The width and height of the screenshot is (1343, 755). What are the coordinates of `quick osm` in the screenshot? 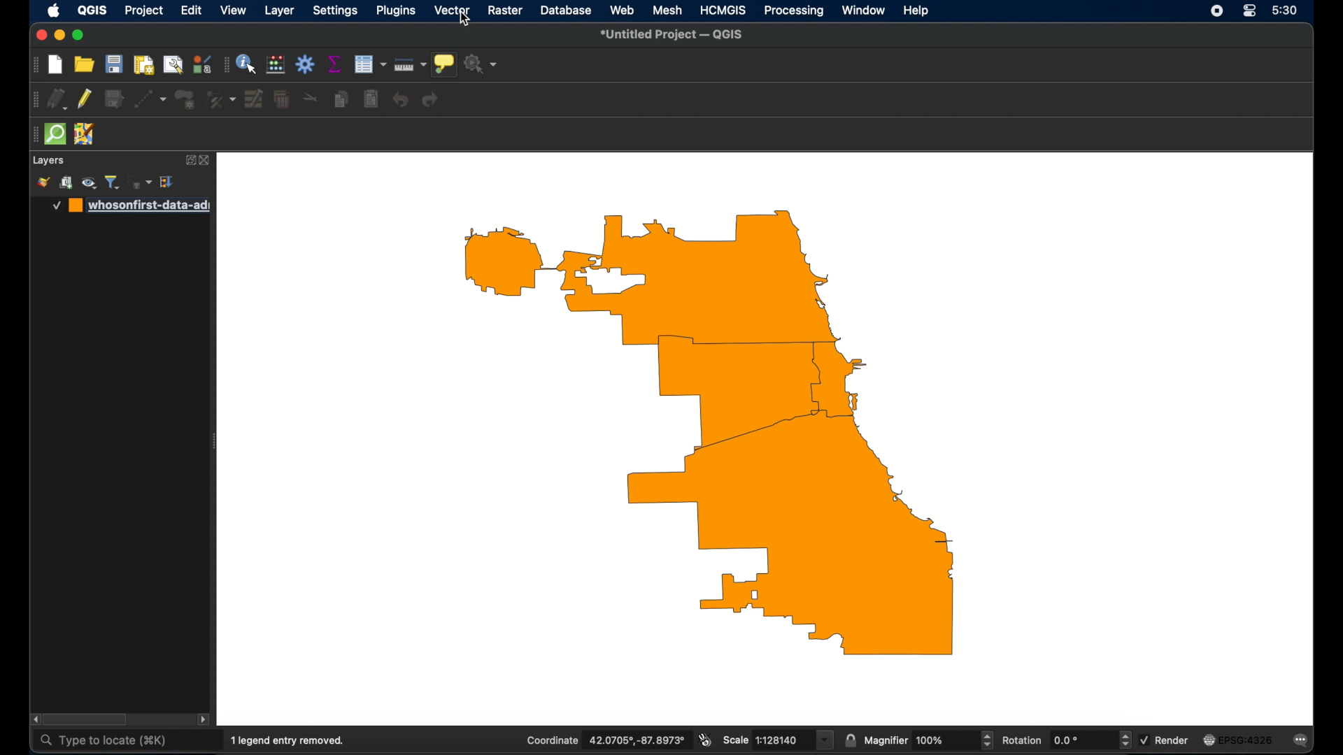 It's located at (55, 133).